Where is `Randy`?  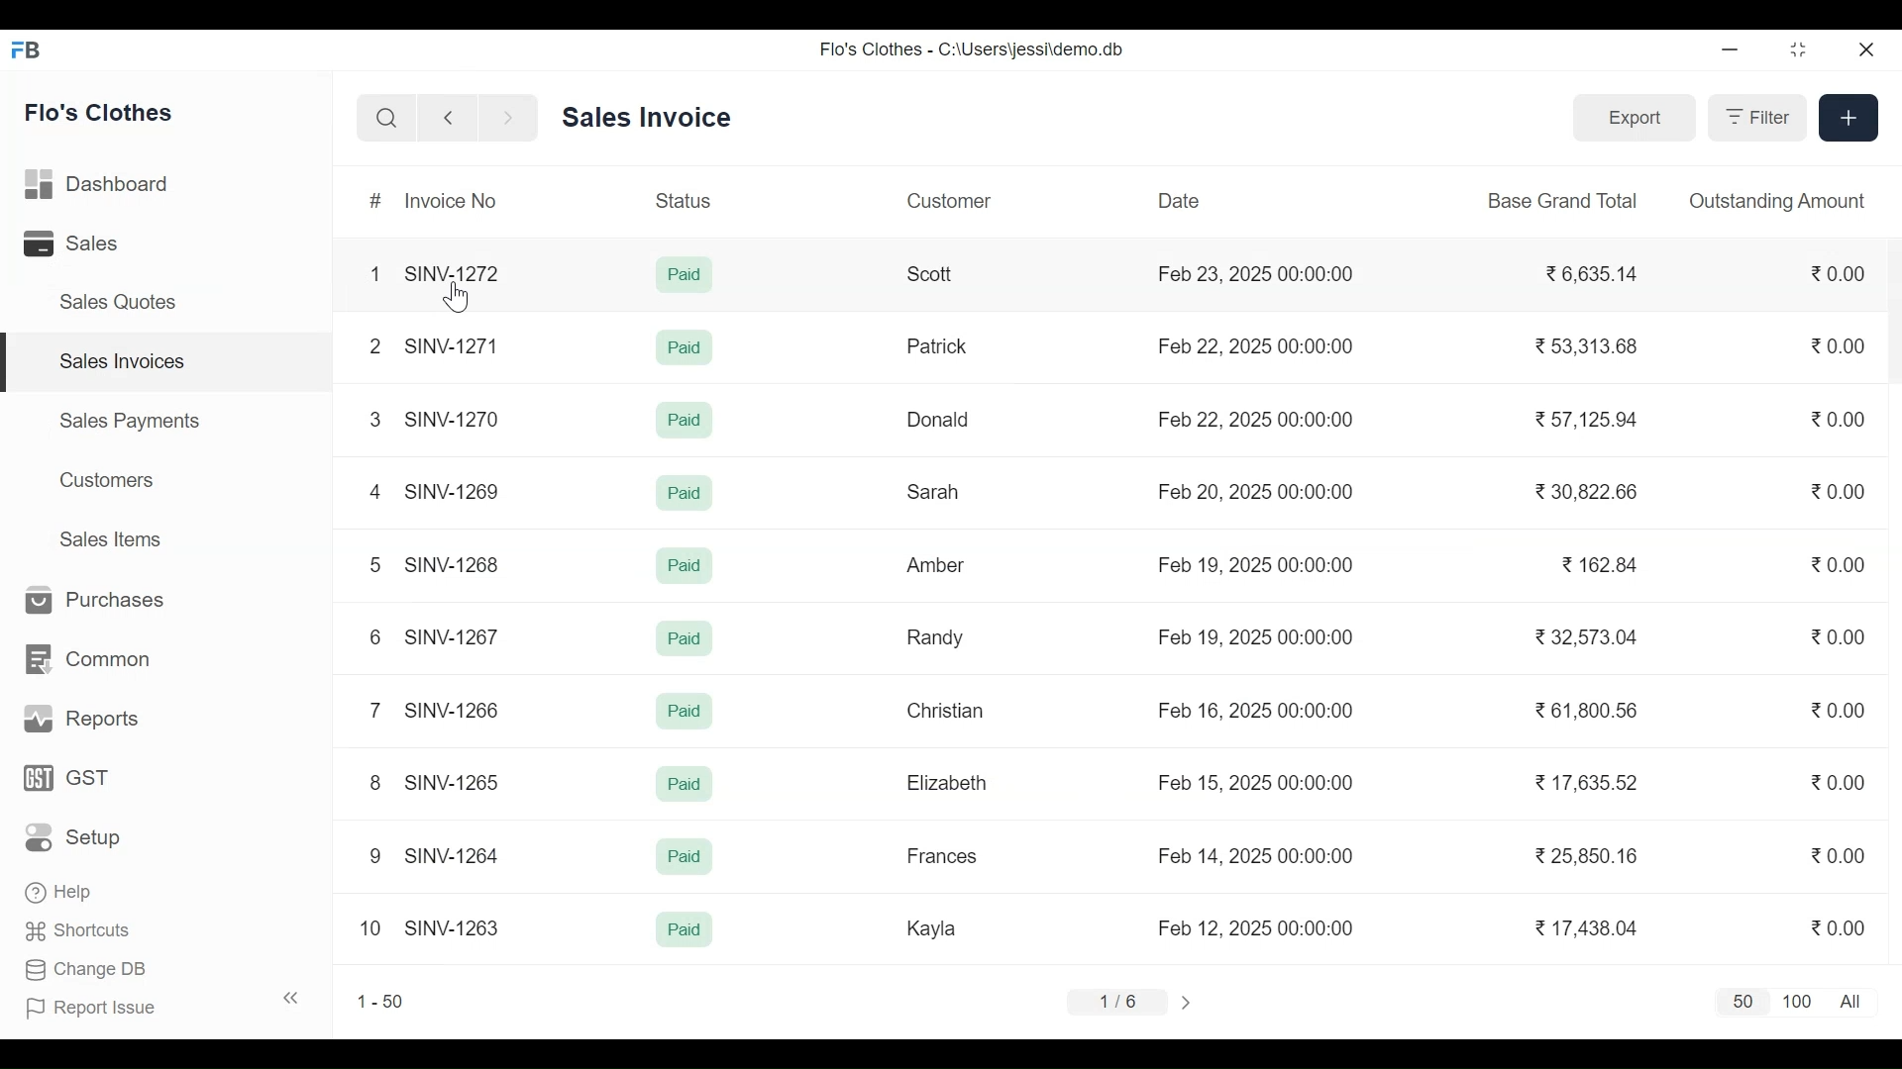
Randy is located at coordinates (933, 636).